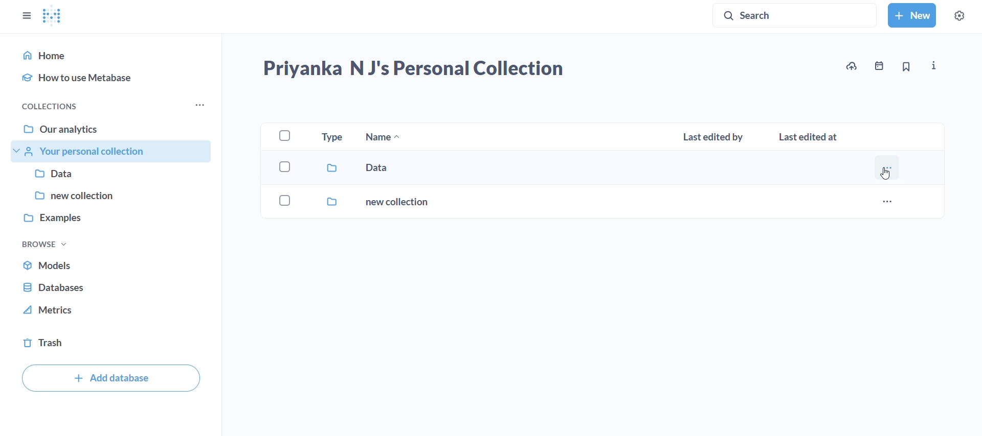  Describe the element at coordinates (114, 152) in the screenshot. I see `your personal collections` at that location.